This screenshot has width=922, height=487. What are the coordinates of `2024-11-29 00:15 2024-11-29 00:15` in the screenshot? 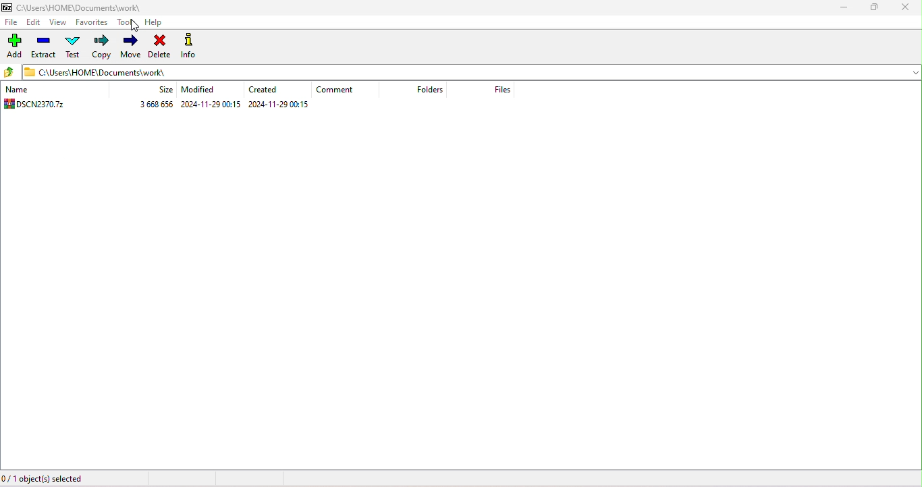 It's located at (248, 107).